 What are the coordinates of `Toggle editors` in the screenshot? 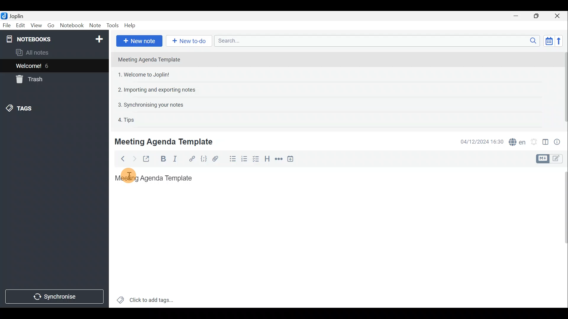 It's located at (542, 159).